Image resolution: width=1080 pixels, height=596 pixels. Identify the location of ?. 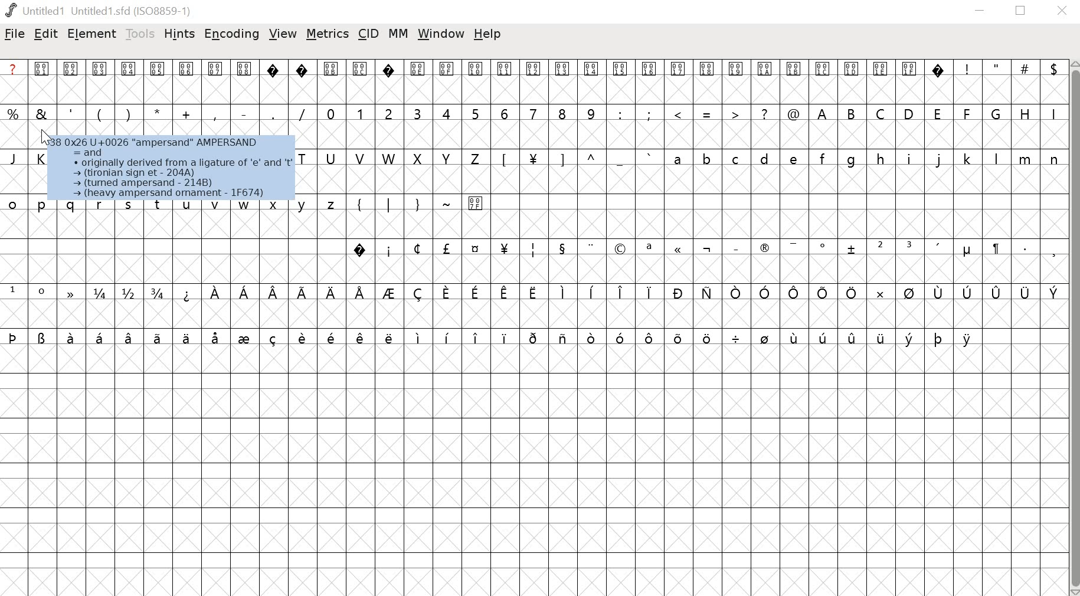
(940, 82).